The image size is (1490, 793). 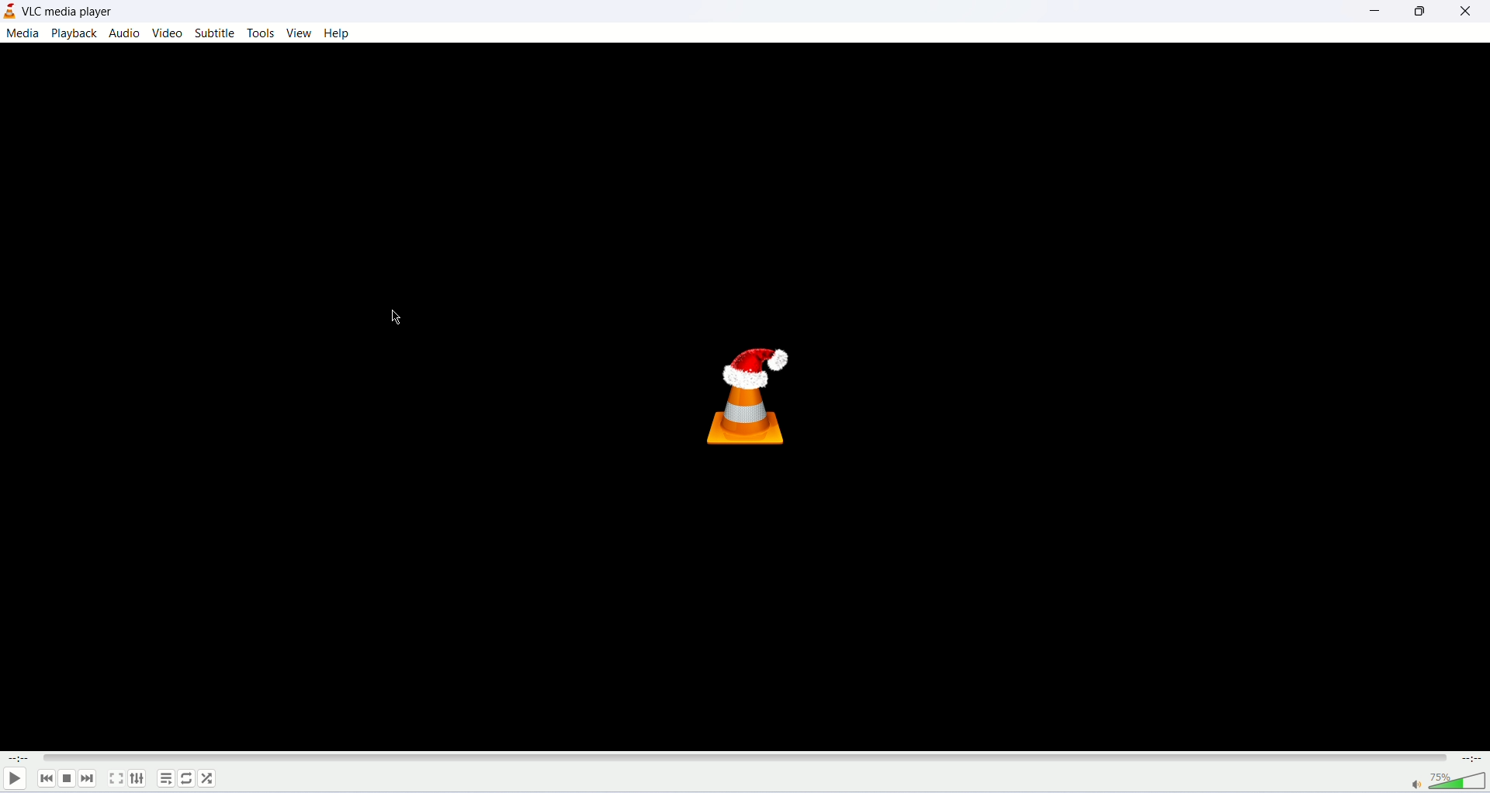 I want to click on playback, so click(x=73, y=33).